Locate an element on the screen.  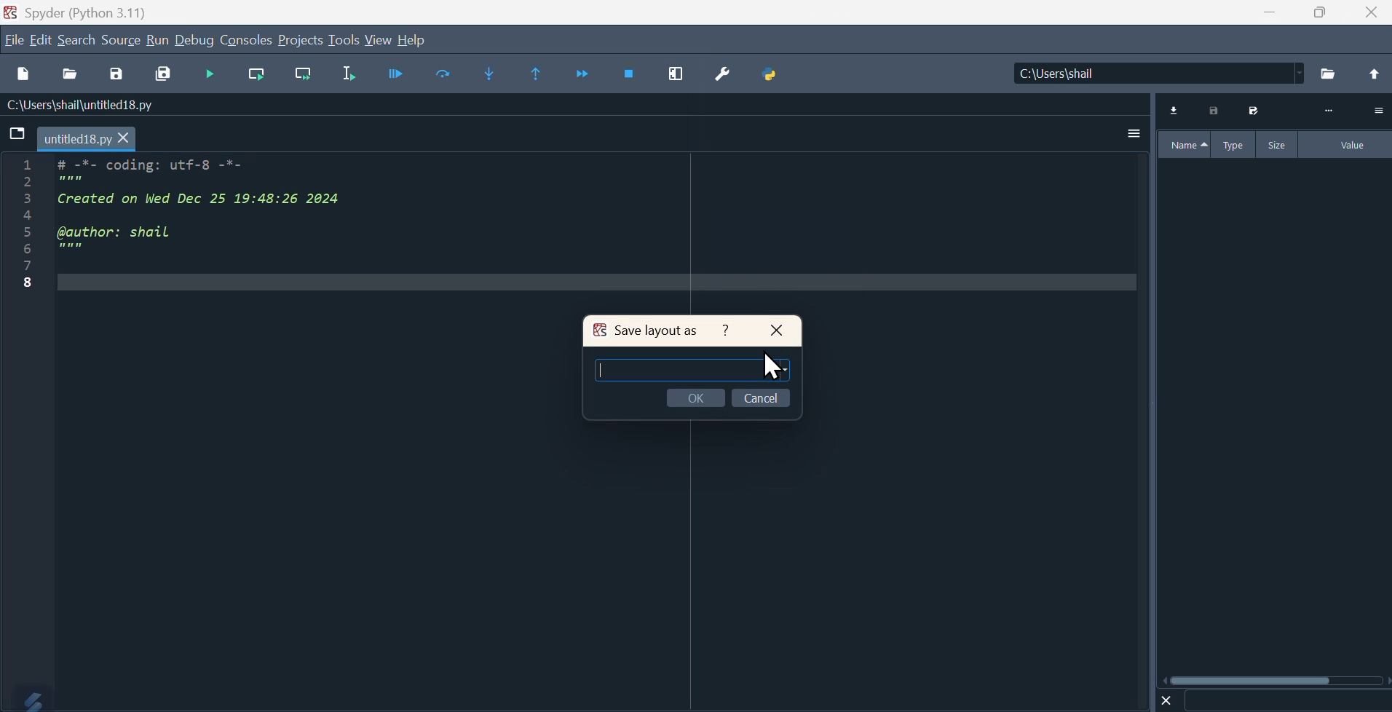
Help is located at coordinates (726, 331).